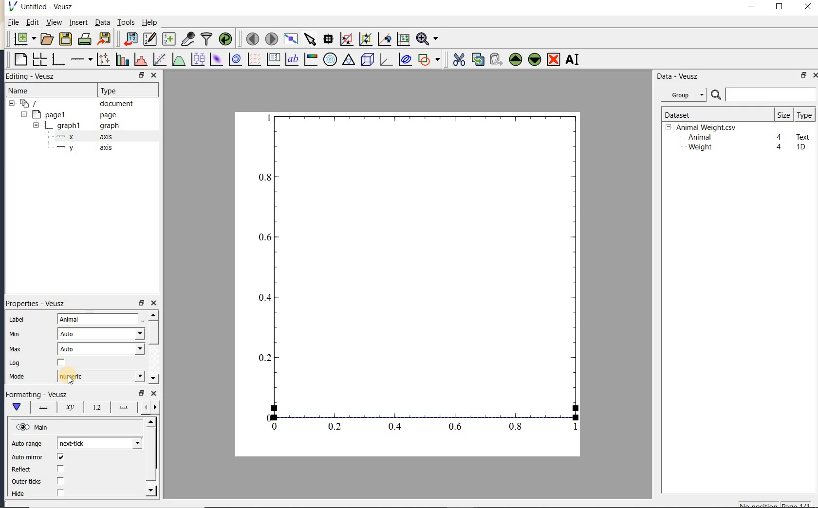 This screenshot has height=508, width=818. What do you see at coordinates (188, 38) in the screenshot?
I see `capture remote data` at bounding box center [188, 38].